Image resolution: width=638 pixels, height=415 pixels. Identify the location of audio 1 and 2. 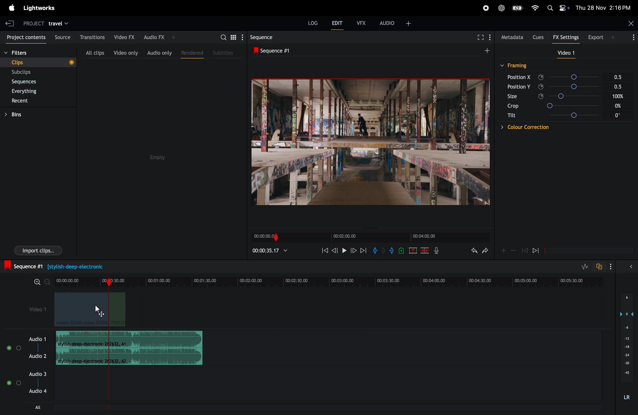
(27, 350).